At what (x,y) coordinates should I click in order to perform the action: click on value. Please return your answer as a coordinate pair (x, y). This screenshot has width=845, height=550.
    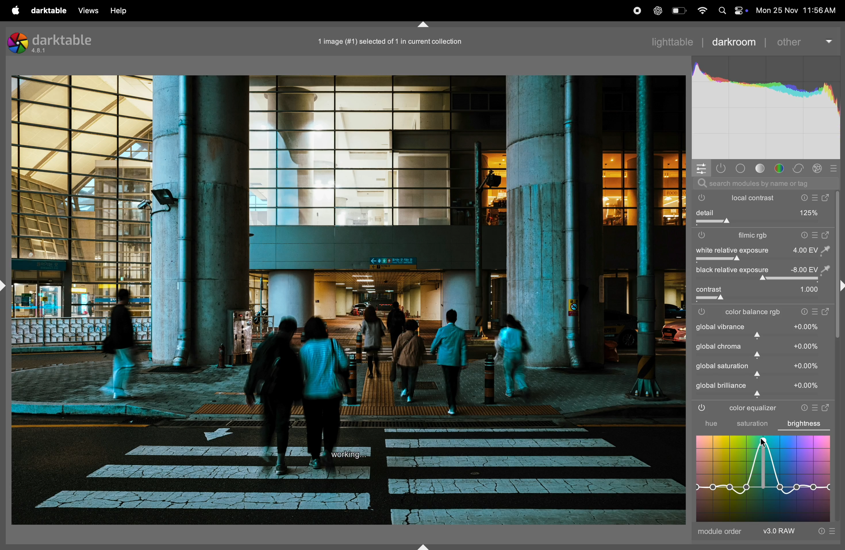
    Looking at the image, I should click on (807, 386).